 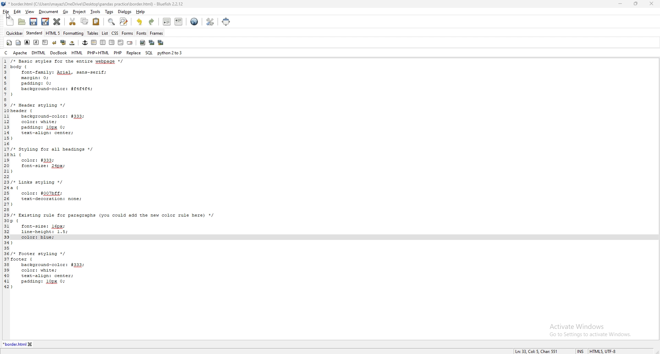 What do you see at coordinates (85, 21) in the screenshot?
I see `copy` at bounding box center [85, 21].